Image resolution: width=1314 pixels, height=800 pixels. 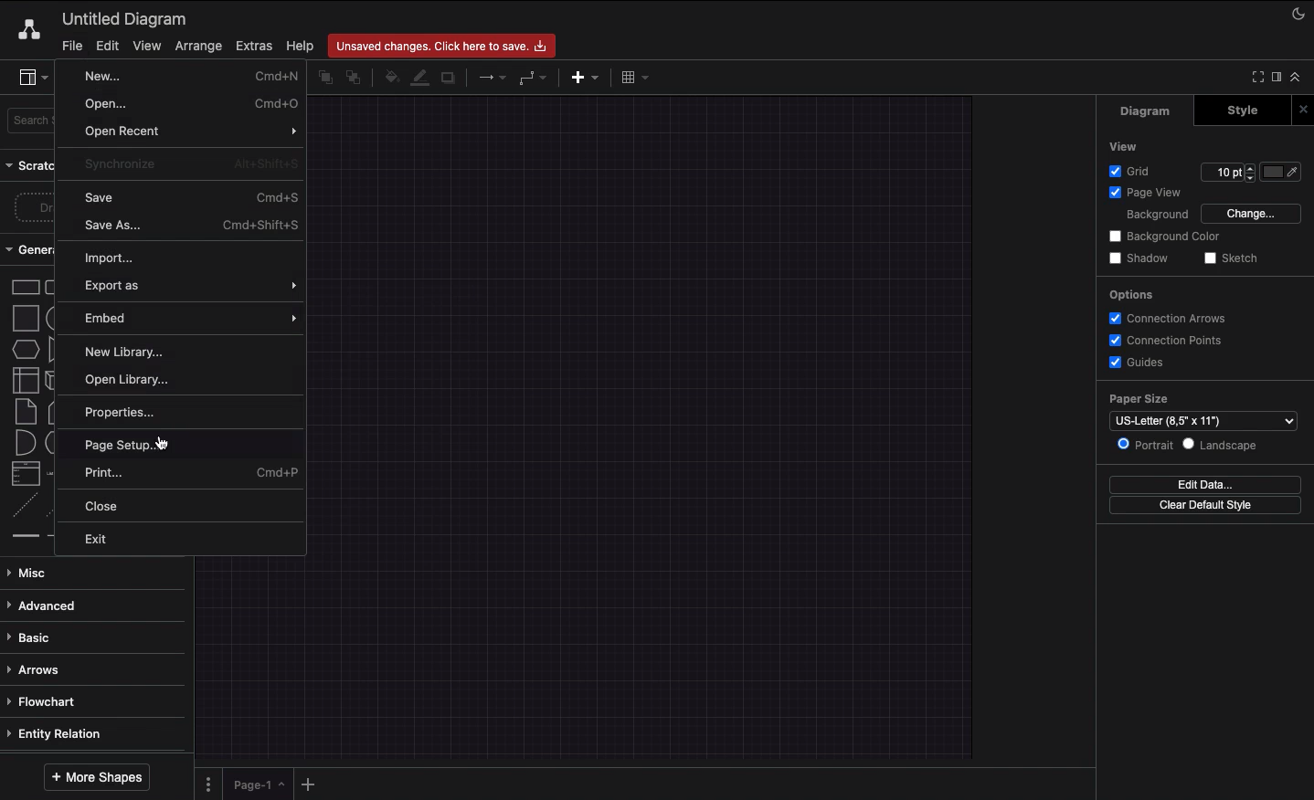 I want to click on Misc, so click(x=32, y=573).